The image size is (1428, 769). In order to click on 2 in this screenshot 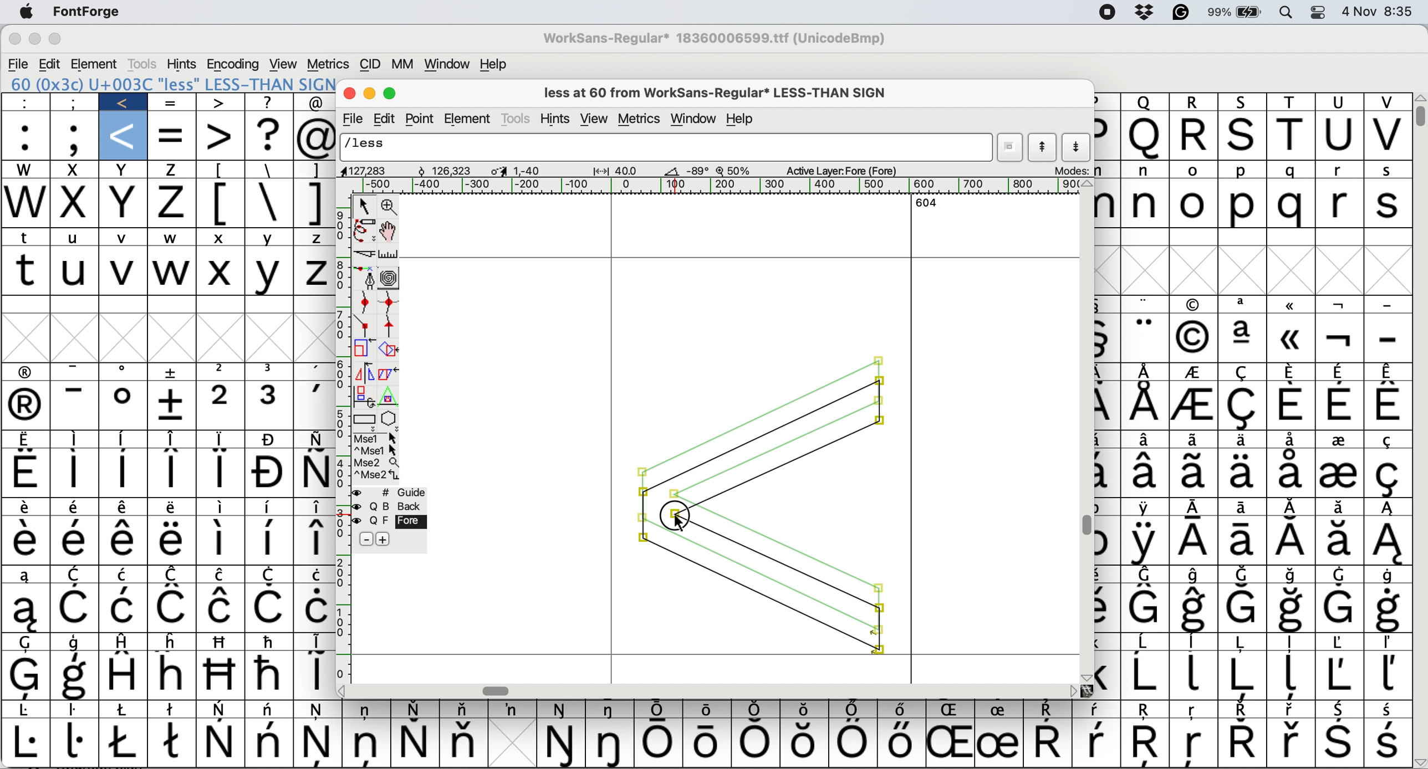, I will do `click(222, 406)`.